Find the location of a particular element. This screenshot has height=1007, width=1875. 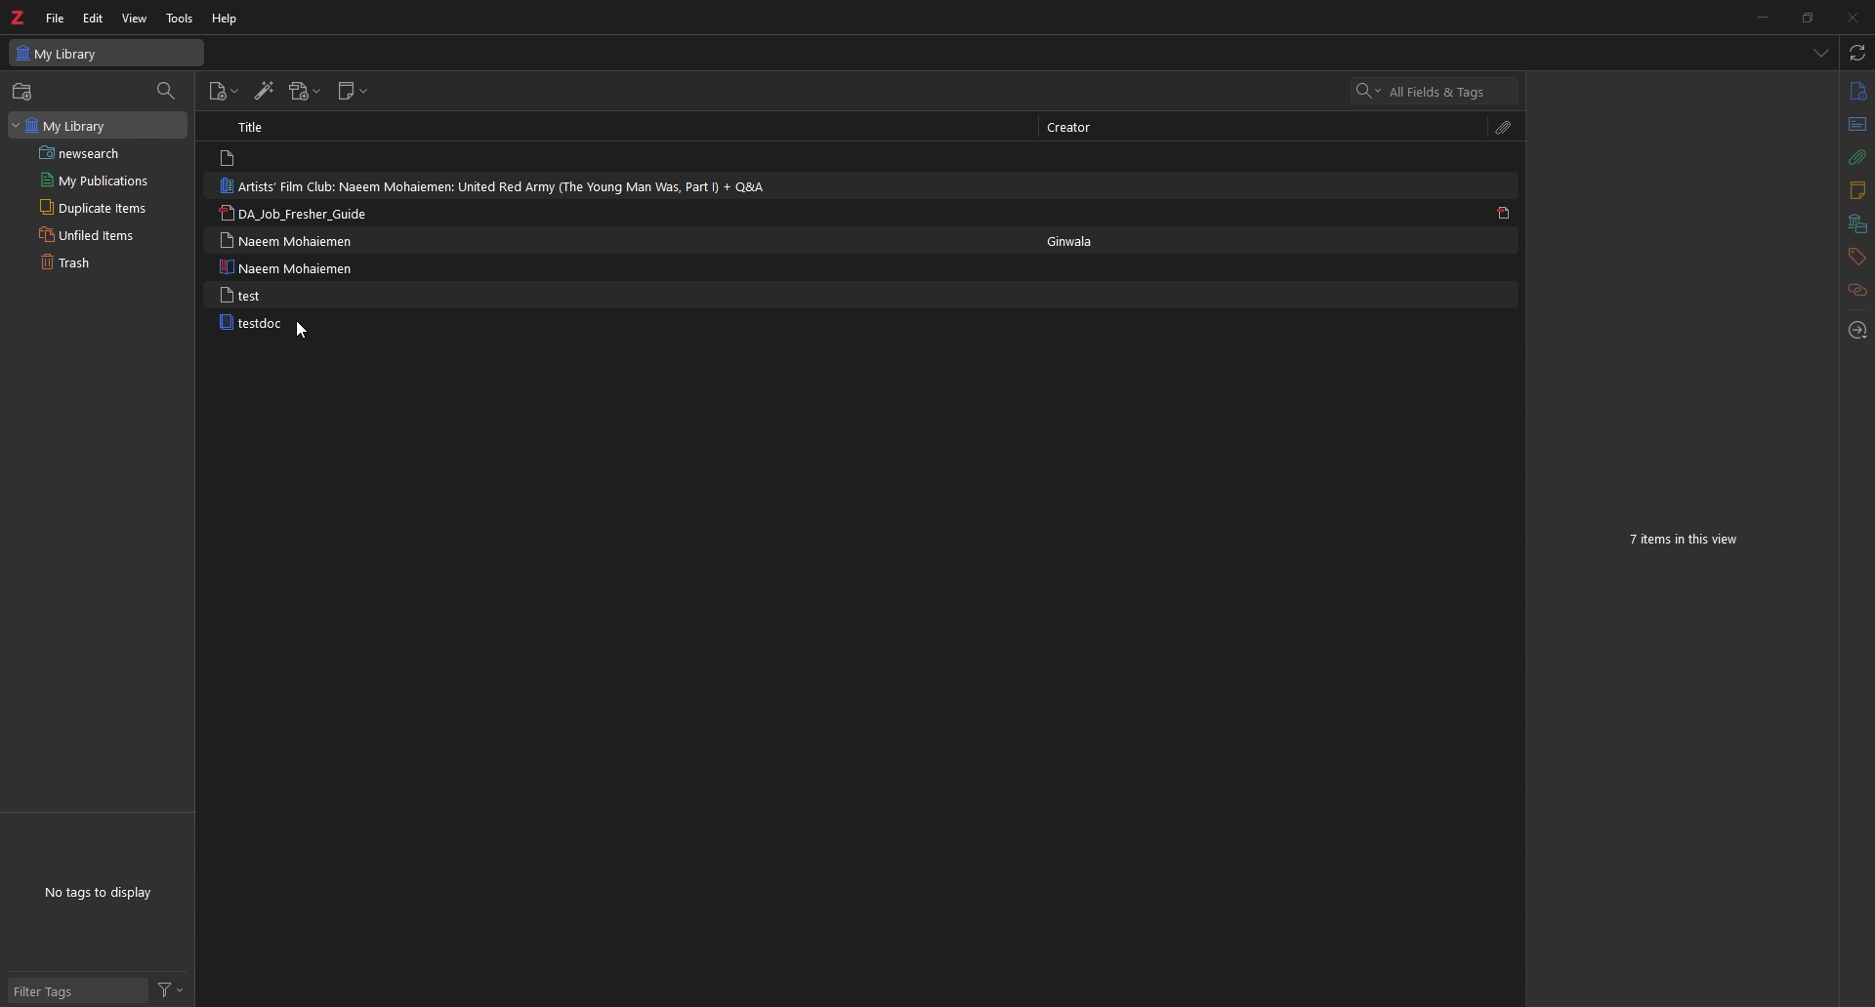

add attachment is located at coordinates (304, 92).